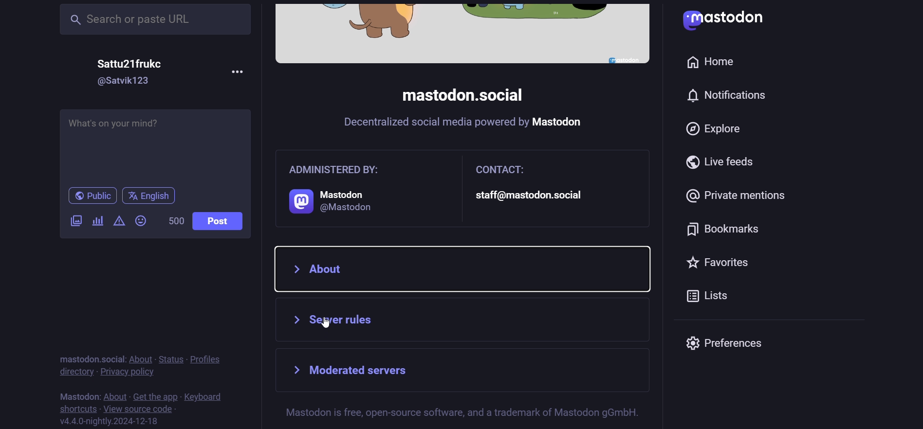 This screenshot has height=429, width=923. Describe the element at coordinates (156, 18) in the screenshot. I see `search` at that location.